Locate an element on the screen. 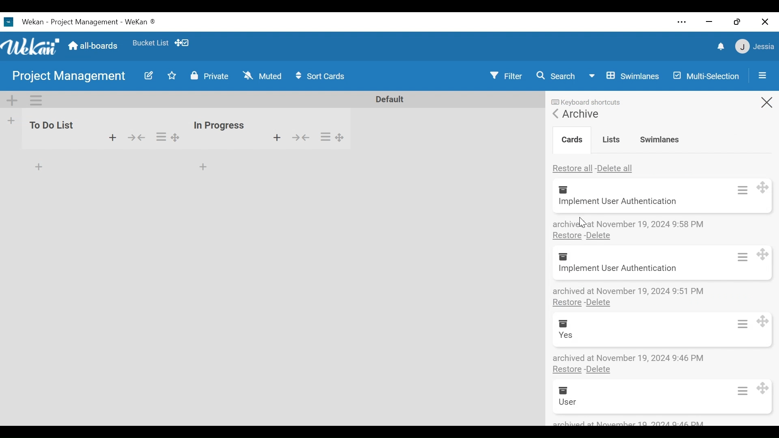  Keyboard shortcuts is located at coordinates (587, 101).